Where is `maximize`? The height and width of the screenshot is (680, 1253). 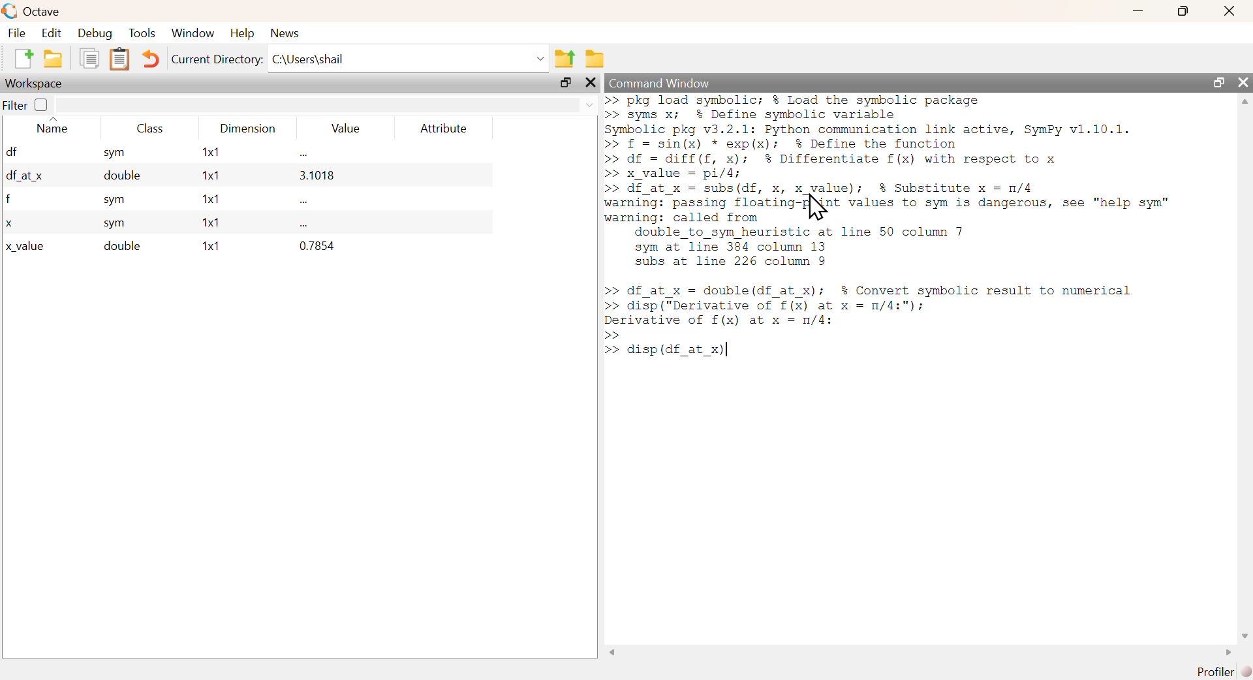
maximize is located at coordinates (565, 83).